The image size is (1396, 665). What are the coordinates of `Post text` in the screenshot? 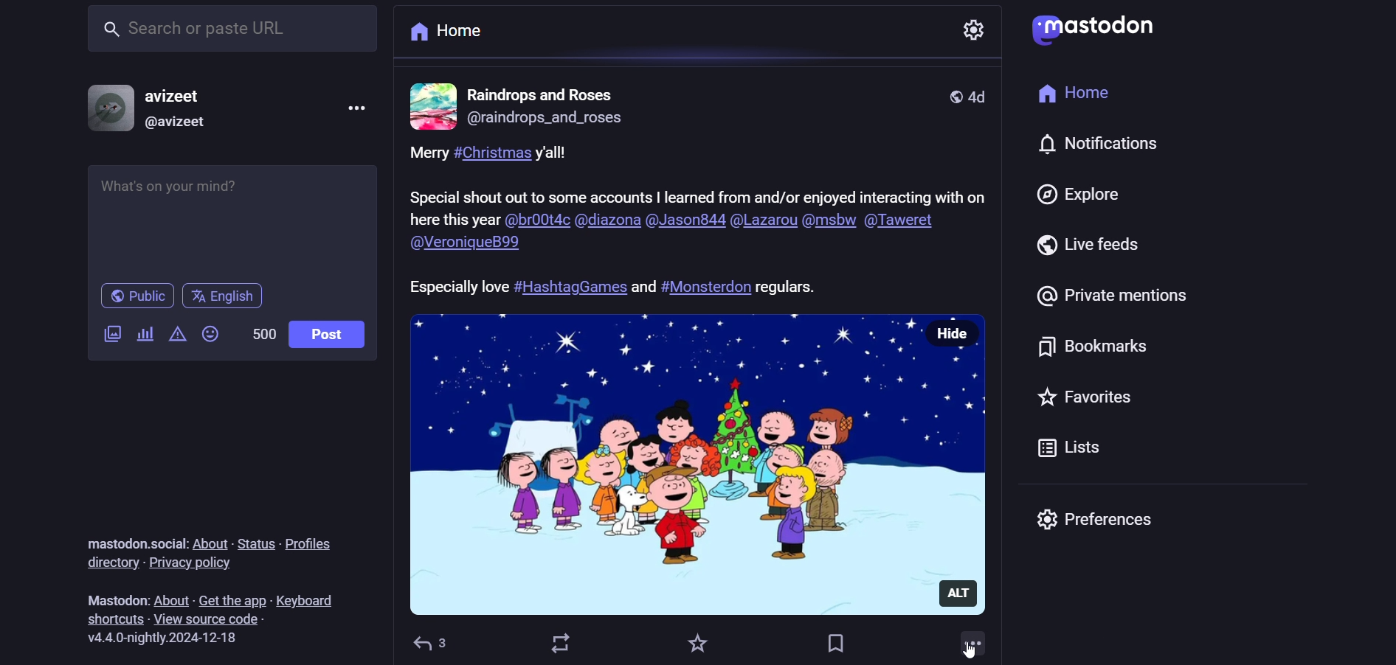 It's located at (607, 284).